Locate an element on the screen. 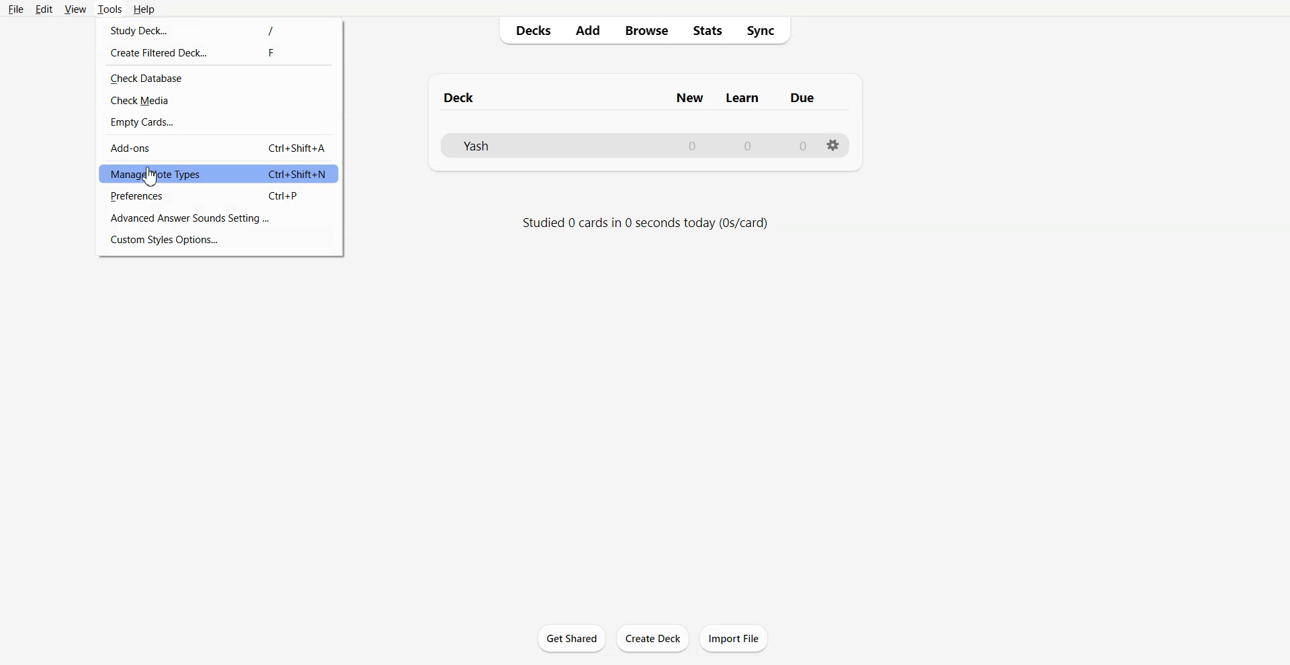 Image resolution: width=1290 pixels, height=665 pixels. Create Filtered Deck is located at coordinates (216, 53).